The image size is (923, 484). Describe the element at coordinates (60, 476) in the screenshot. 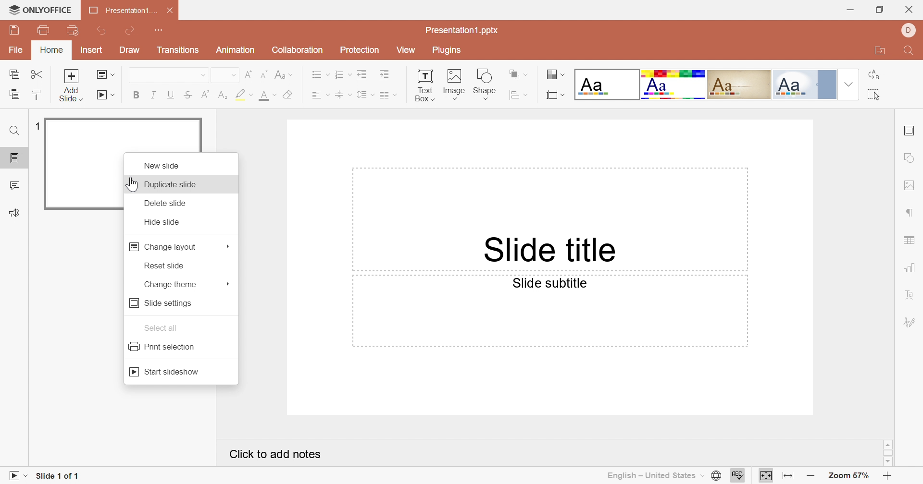

I see `Slide 1 of 1` at that location.